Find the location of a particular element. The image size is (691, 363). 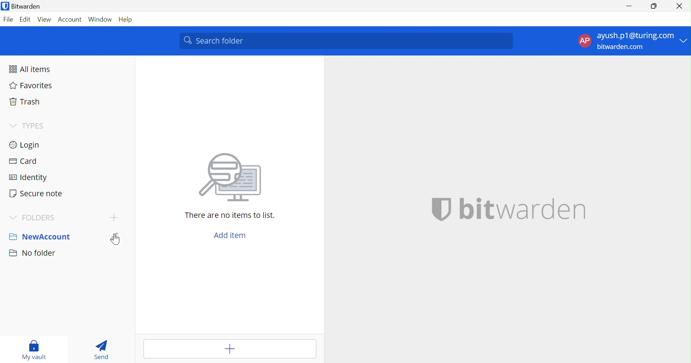

My Vault is located at coordinates (36, 351).